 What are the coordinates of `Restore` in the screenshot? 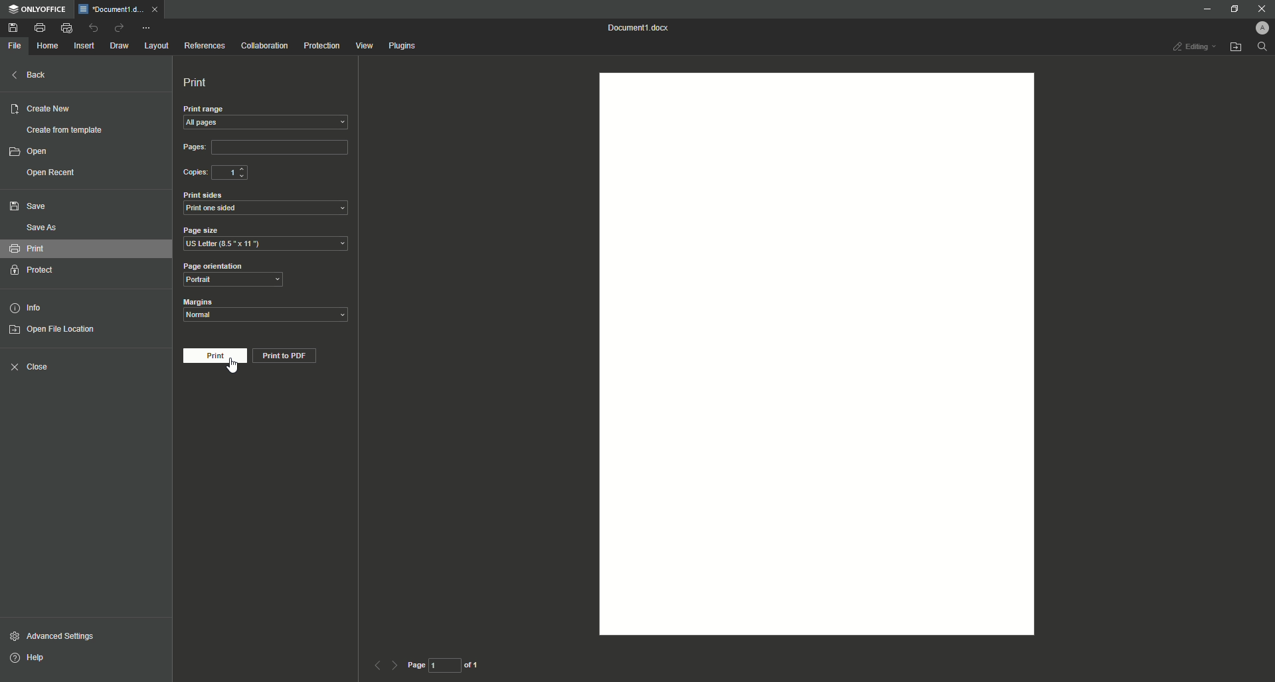 It's located at (1229, 9).